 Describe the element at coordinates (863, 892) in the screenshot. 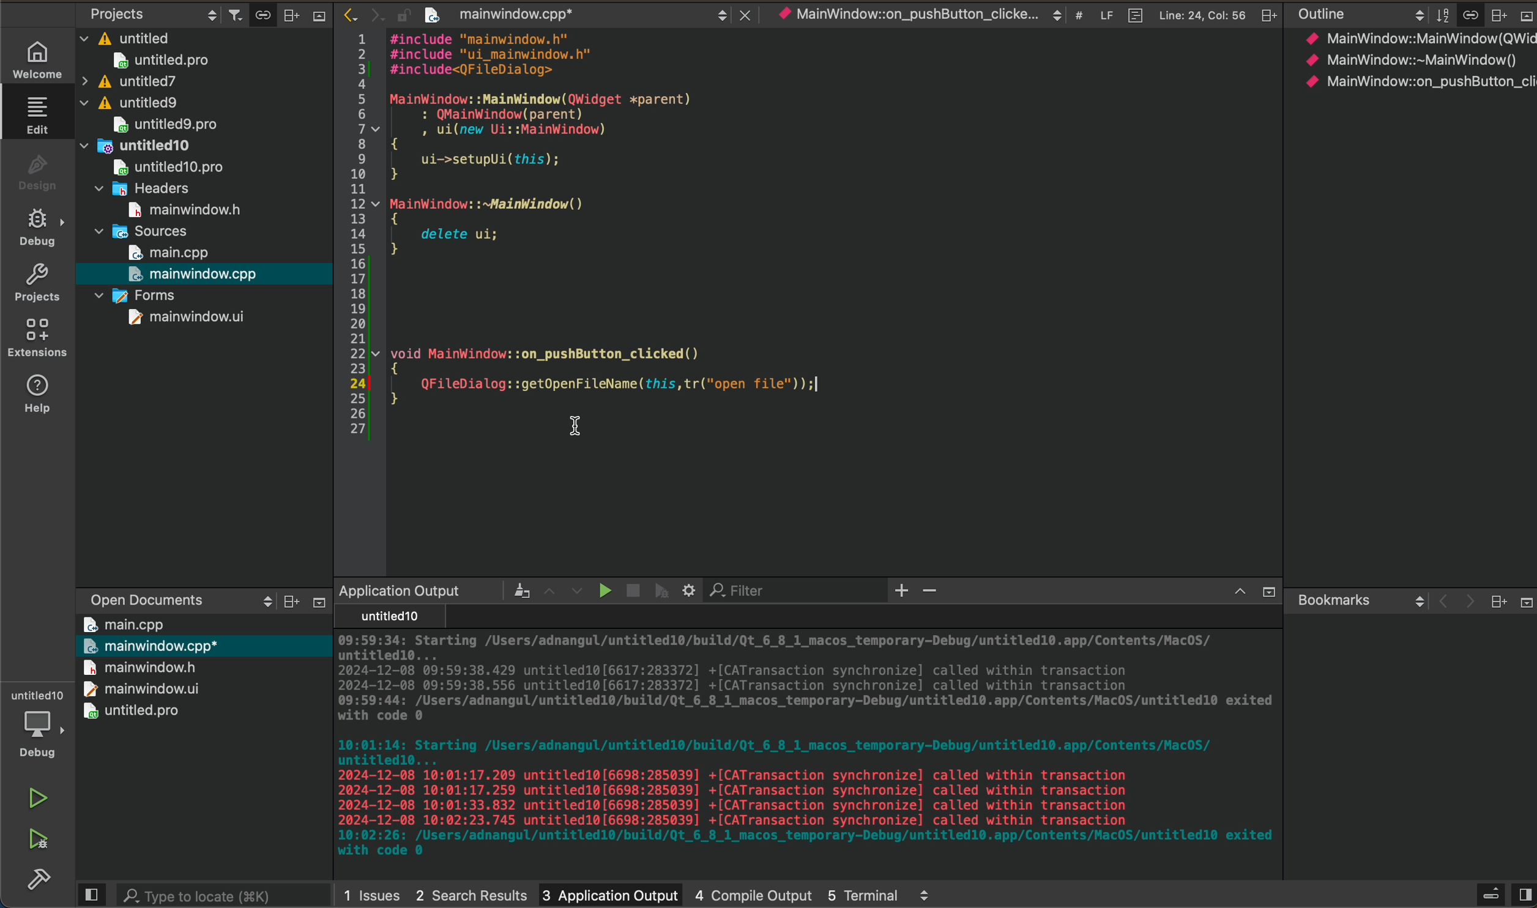

I see `5 terminal` at that location.